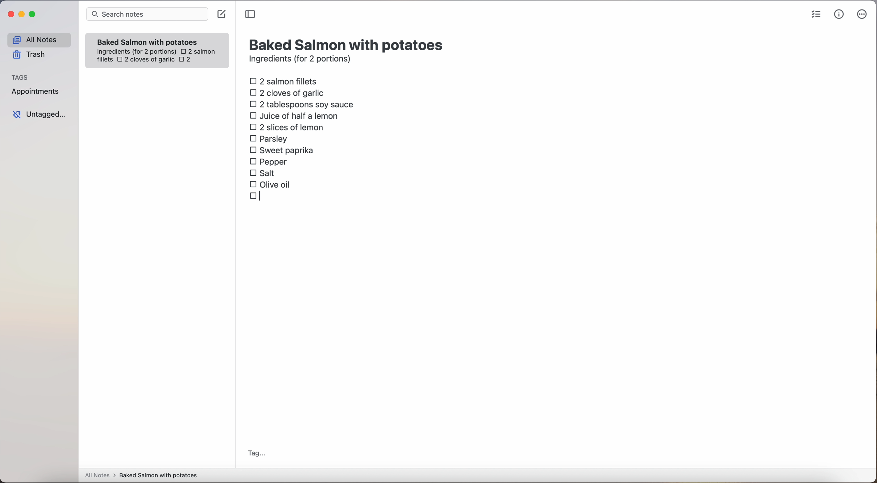  I want to click on checkbox, so click(256, 197).